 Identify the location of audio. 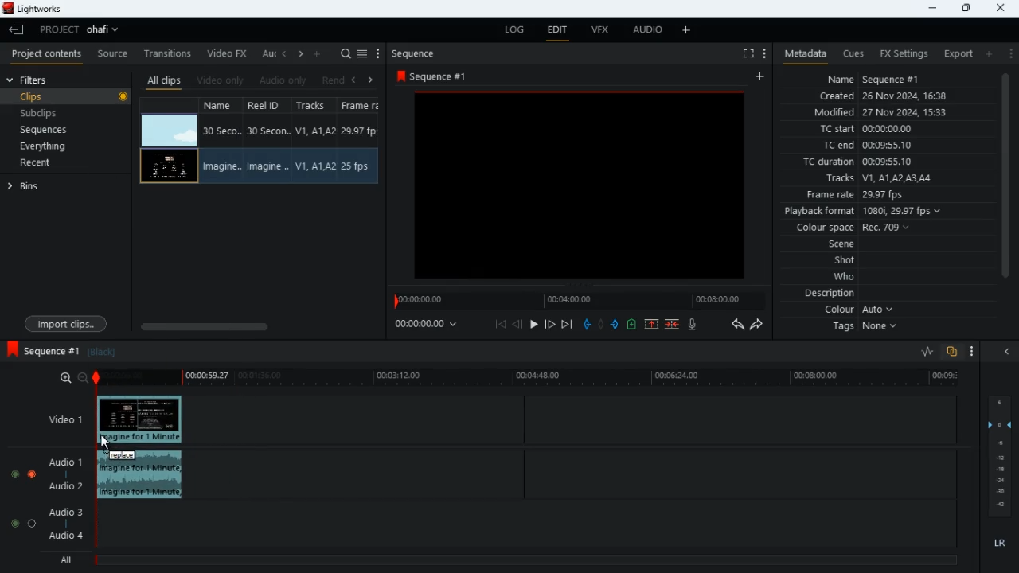
(648, 32).